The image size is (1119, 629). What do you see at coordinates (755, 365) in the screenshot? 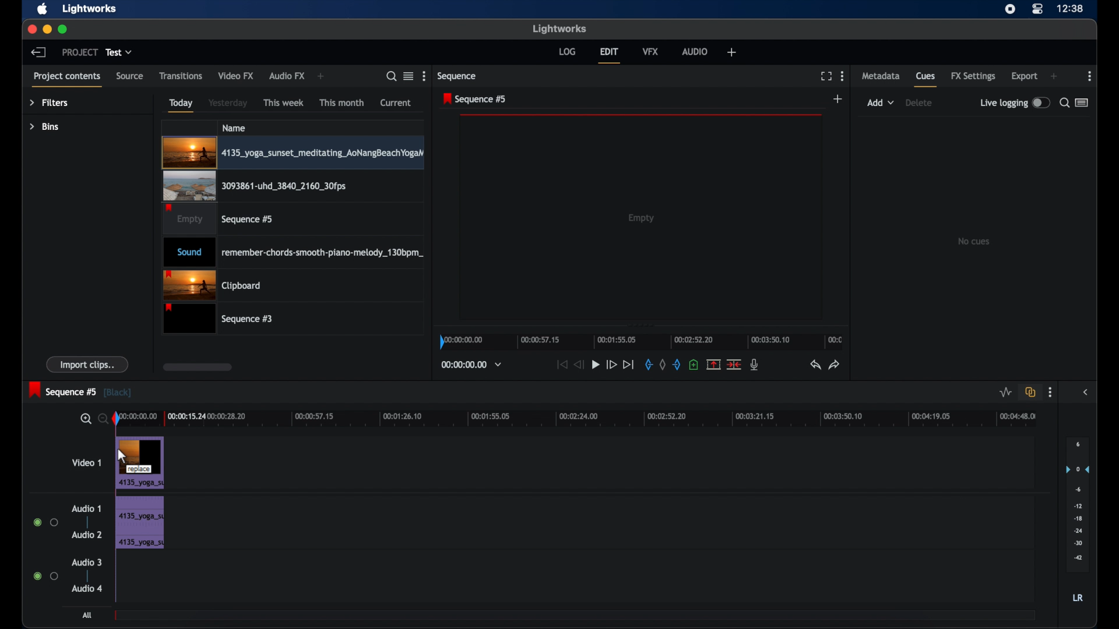
I see `mic` at bounding box center [755, 365].